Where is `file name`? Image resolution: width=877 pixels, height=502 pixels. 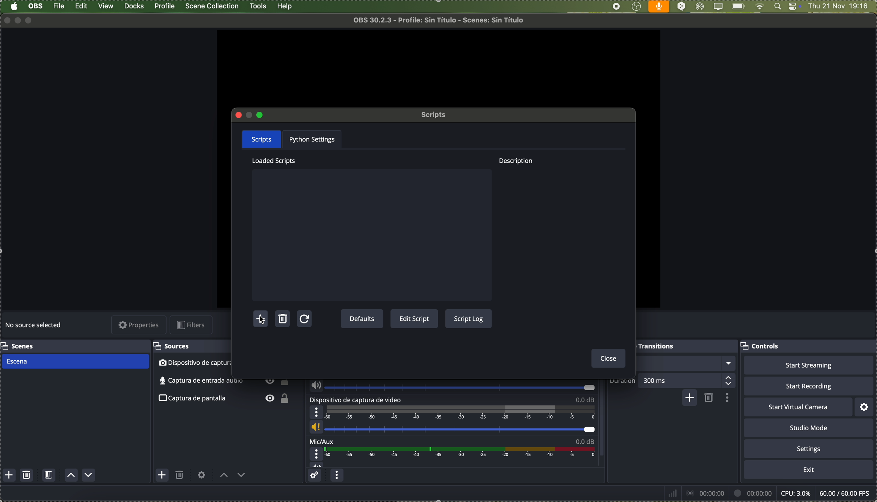 file name is located at coordinates (441, 20).